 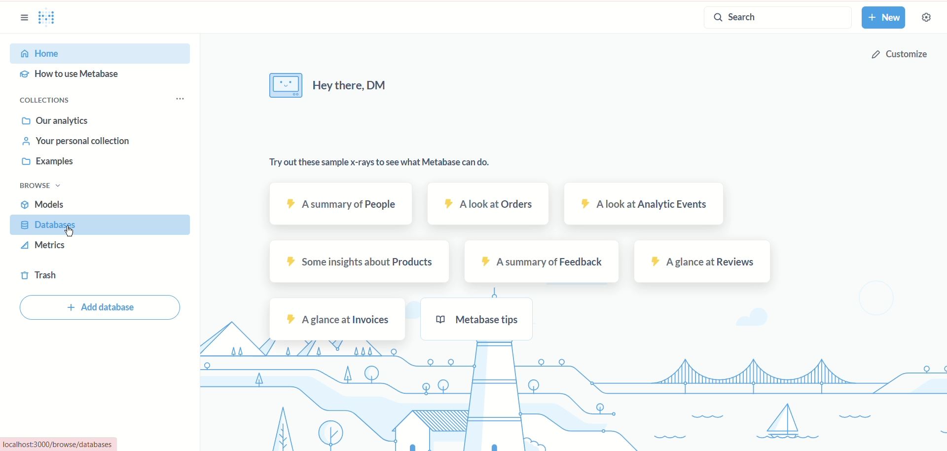 I want to click on Metabase tips, so click(x=475, y=320).